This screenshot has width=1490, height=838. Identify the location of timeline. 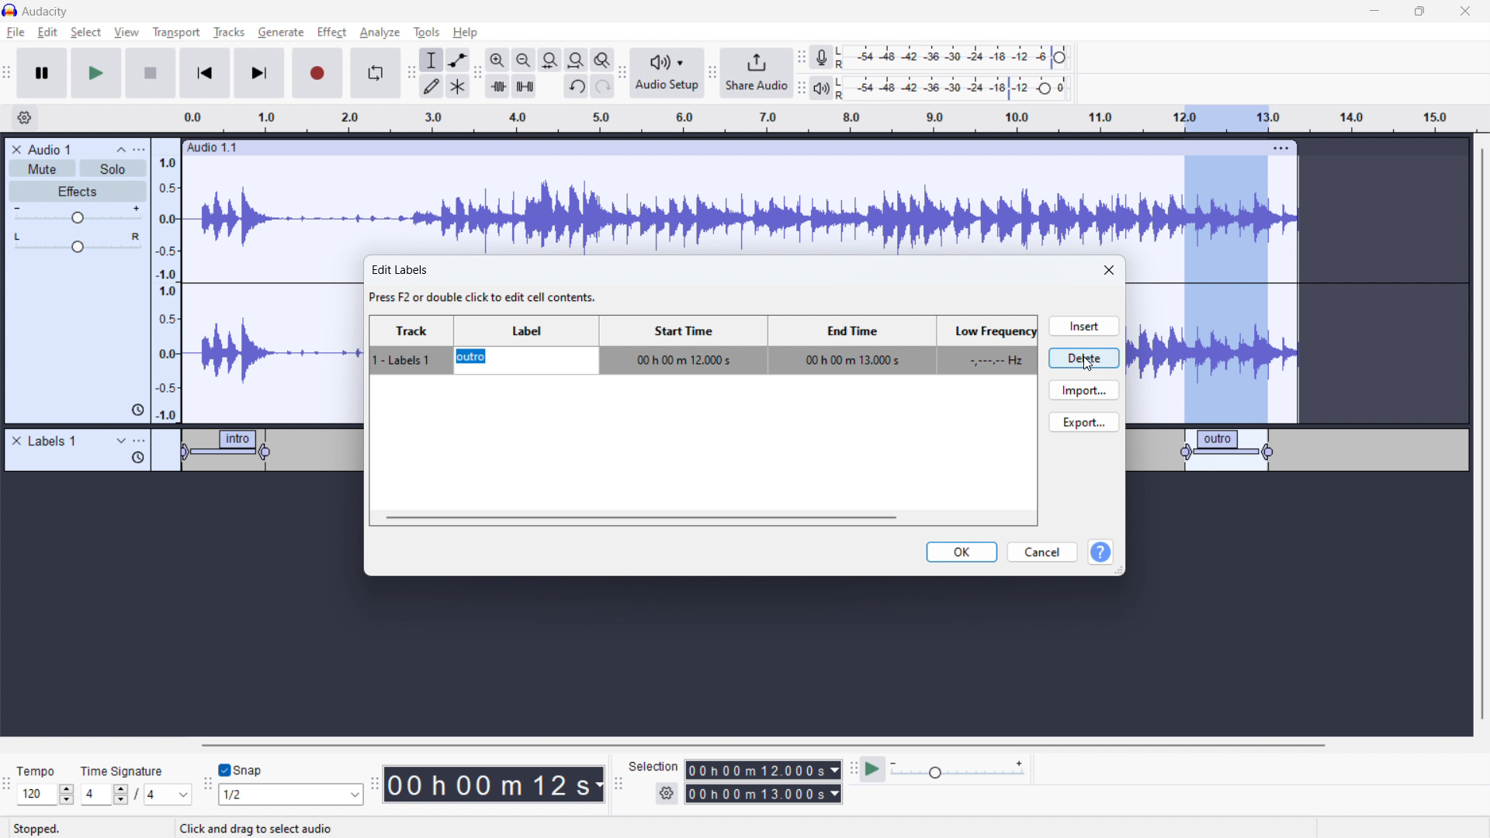
(858, 119).